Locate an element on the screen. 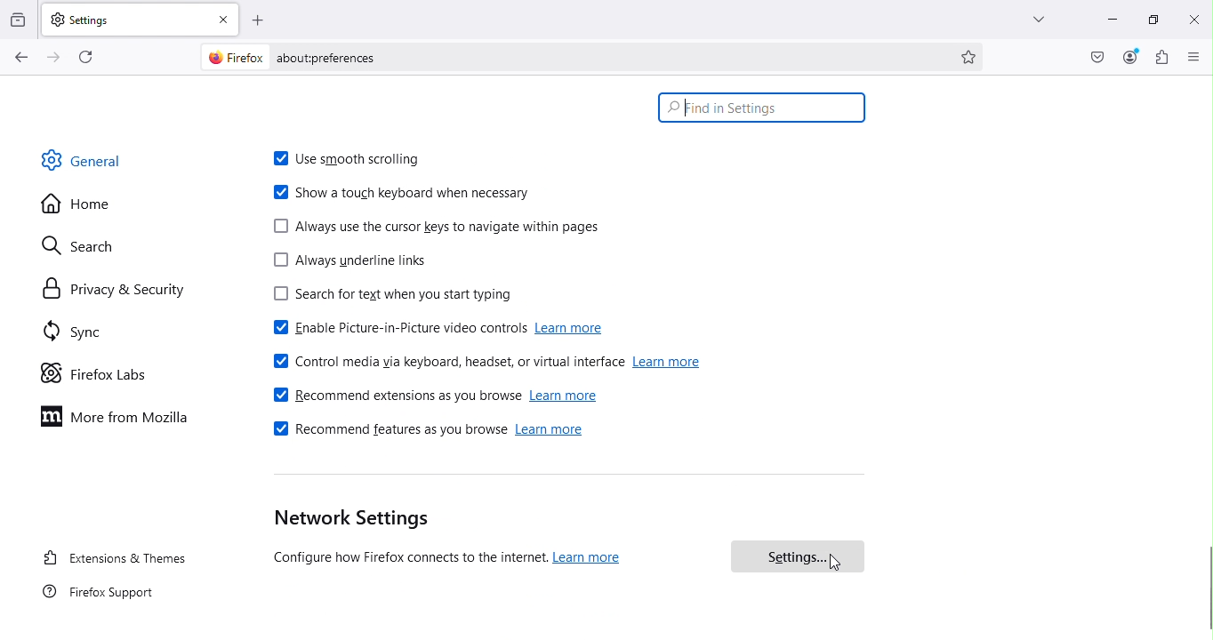 This screenshot has height=640, width=1213. Show a touch keyboard when necessary is located at coordinates (404, 194).